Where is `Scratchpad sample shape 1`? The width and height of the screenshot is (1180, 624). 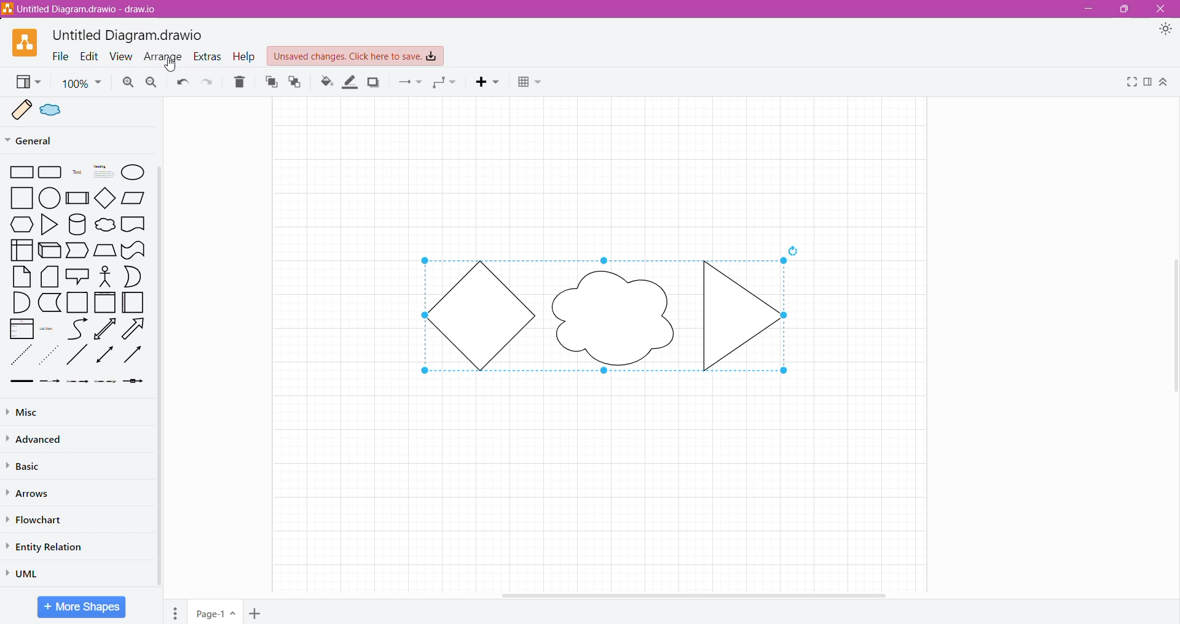 Scratchpad sample shape 1 is located at coordinates (22, 110).